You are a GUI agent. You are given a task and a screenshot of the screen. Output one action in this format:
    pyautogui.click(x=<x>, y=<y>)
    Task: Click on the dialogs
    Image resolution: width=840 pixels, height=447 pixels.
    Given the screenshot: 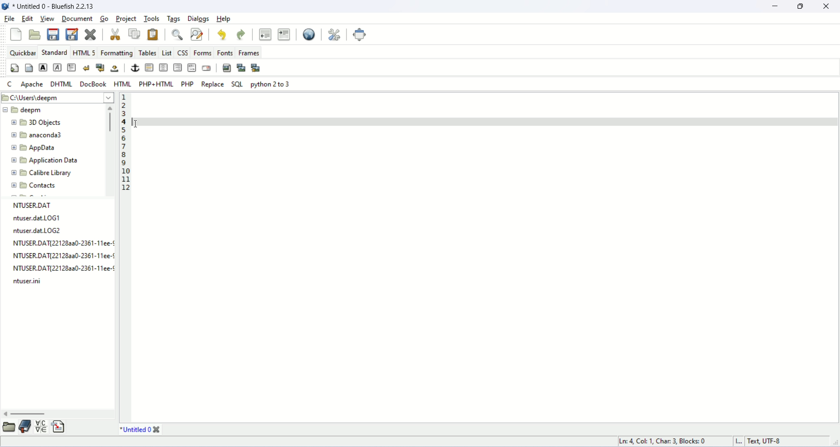 What is the action you would take?
    pyautogui.click(x=198, y=19)
    